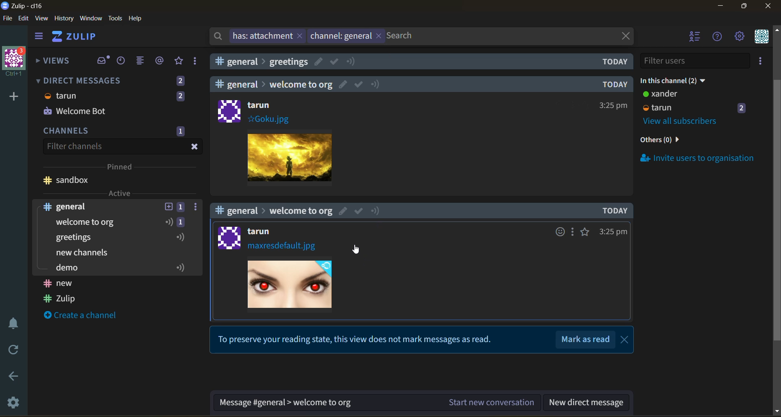 The width and height of the screenshot is (781, 417). What do you see at coordinates (180, 81) in the screenshot?
I see `2` at bounding box center [180, 81].